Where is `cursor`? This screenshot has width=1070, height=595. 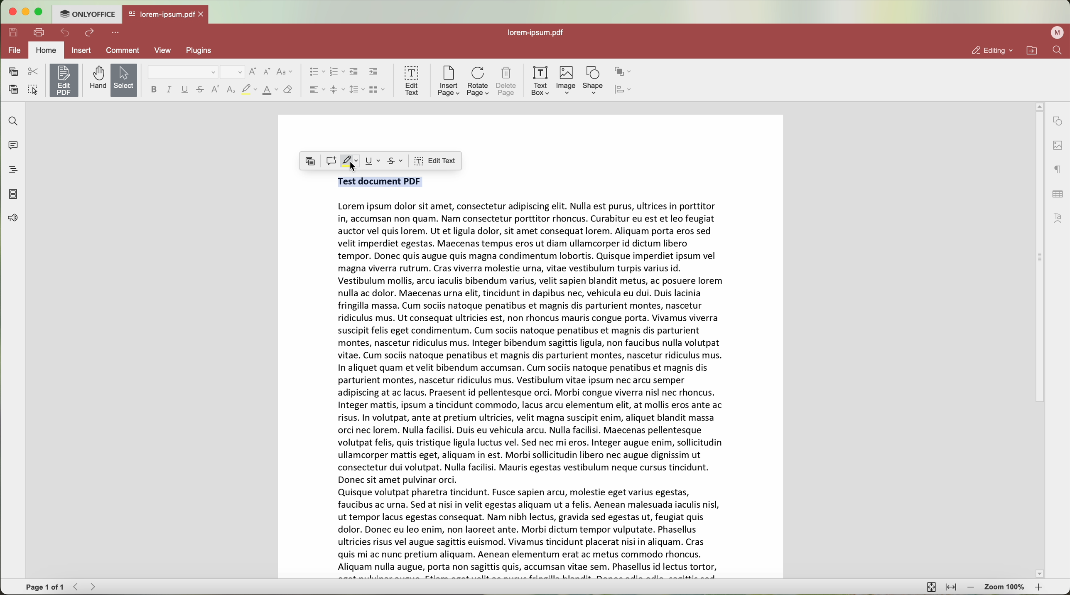 cursor is located at coordinates (357, 168).